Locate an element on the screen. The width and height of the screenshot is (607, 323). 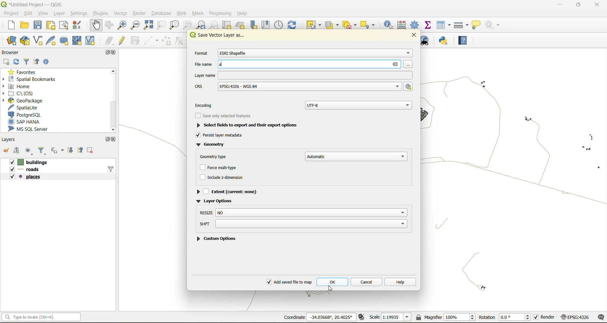
scrollbar is located at coordinates (114, 99).